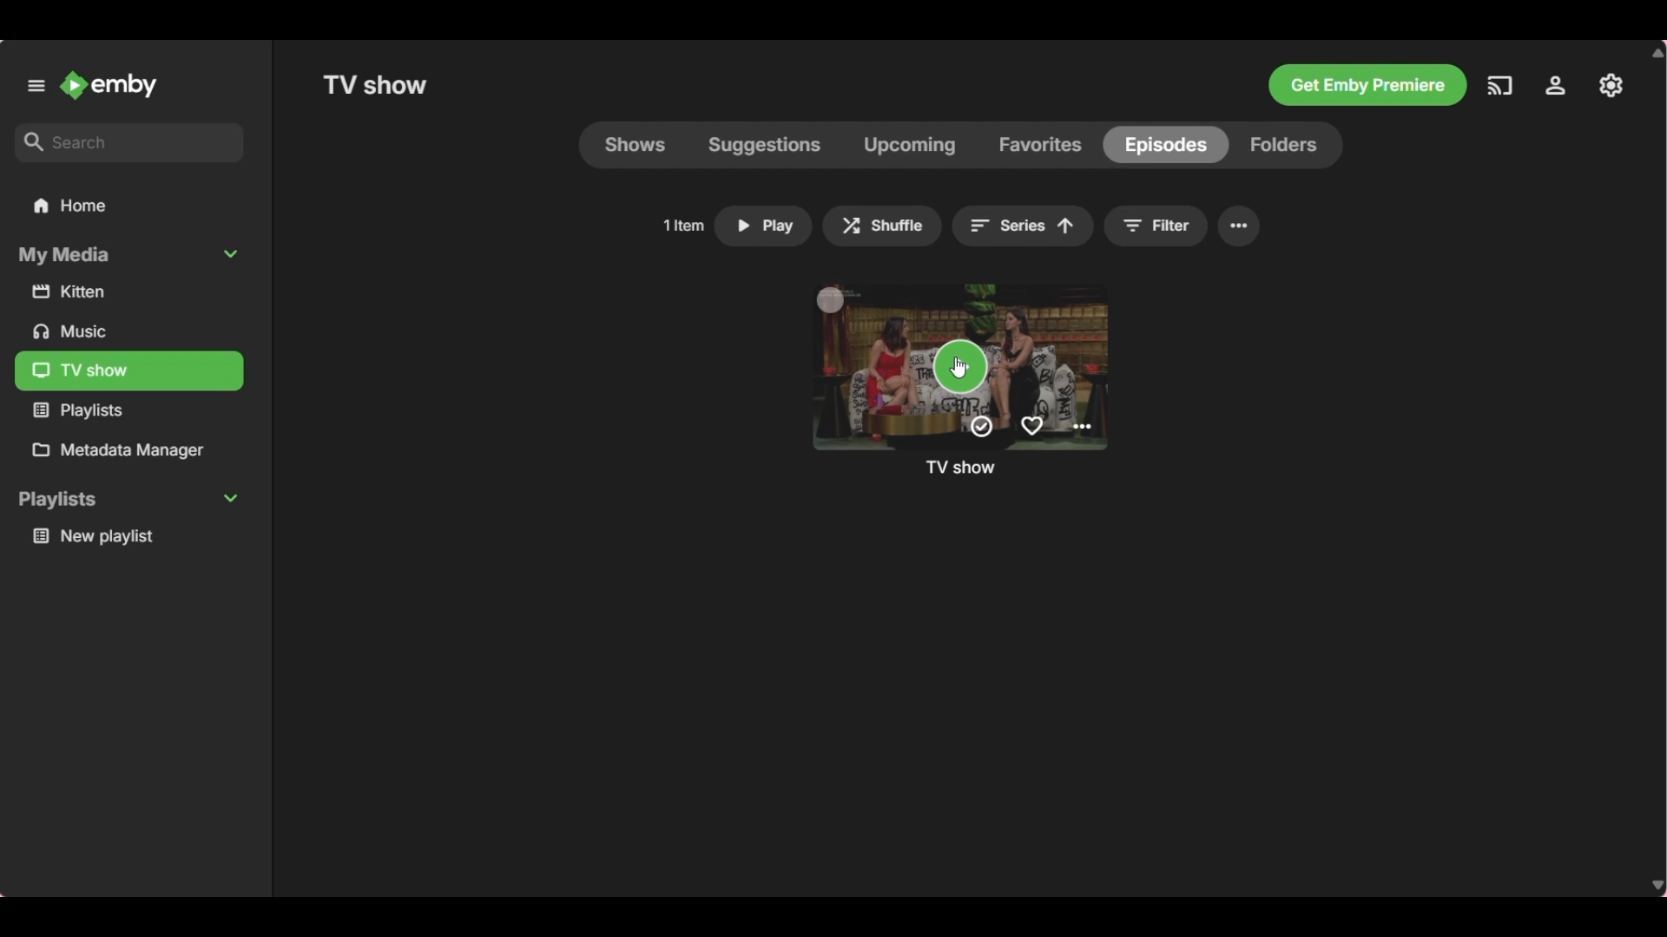 This screenshot has height=937, width=1667. I want to click on Favorites, so click(1038, 145).